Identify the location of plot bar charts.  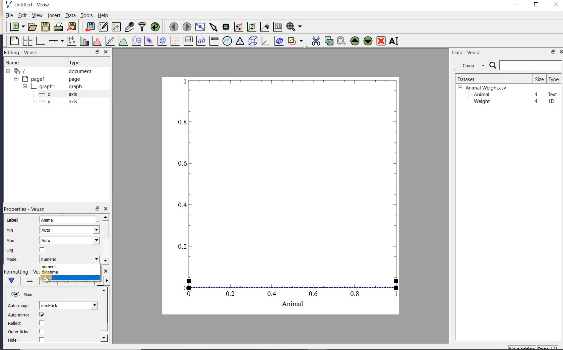
(84, 41).